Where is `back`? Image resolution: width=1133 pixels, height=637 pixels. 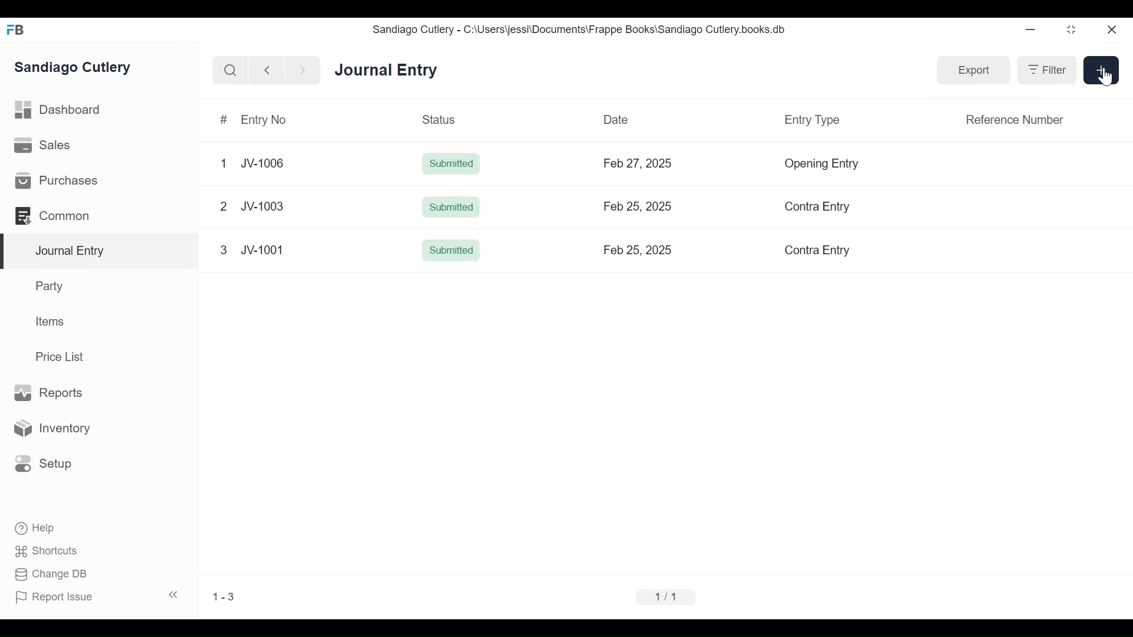
back is located at coordinates (267, 70).